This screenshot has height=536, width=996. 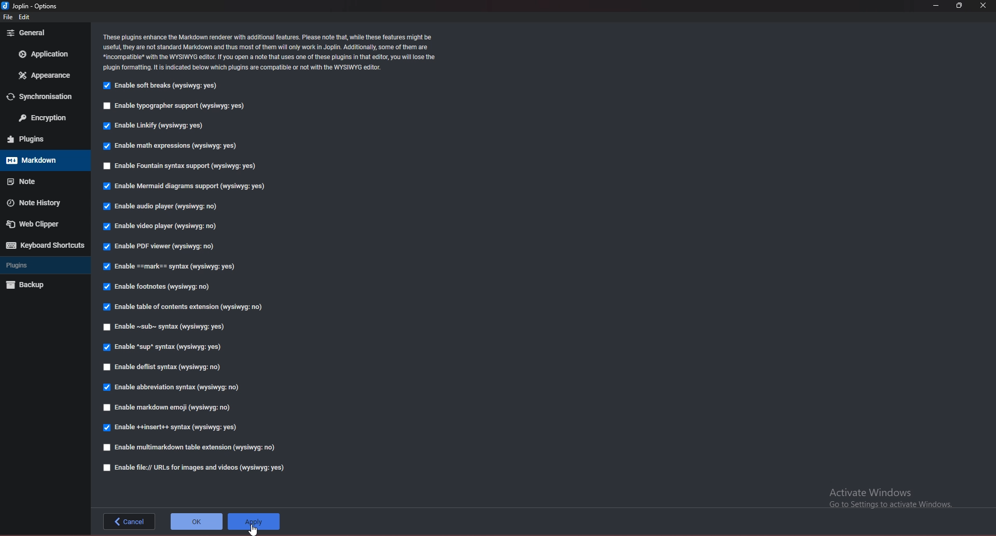 What do you see at coordinates (196, 468) in the screenshot?
I see `enable file url for images and videos` at bounding box center [196, 468].